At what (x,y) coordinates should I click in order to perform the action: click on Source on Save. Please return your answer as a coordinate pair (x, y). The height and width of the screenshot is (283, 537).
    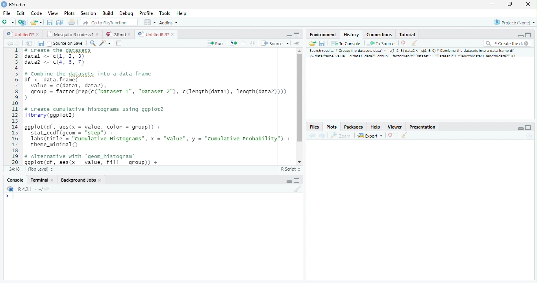
    Looking at the image, I should click on (65, 44).